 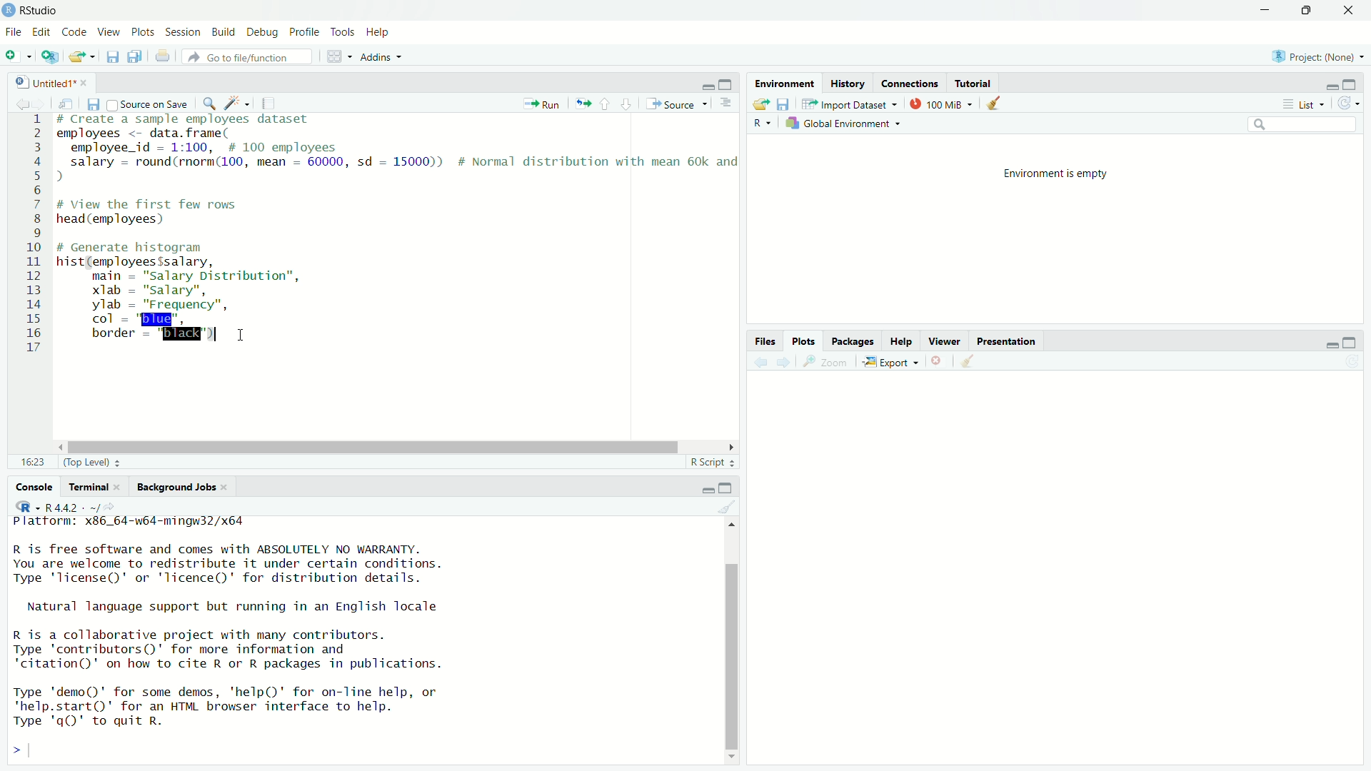 What do you see at coordinates (165, 56) in the screenshot?
I see `file ` at bounding box center [165, 56].